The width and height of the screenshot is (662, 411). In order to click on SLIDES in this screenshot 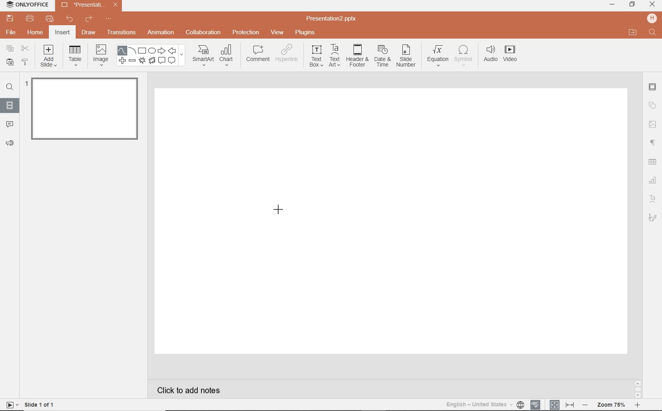, I will do `click(9, 105)`.